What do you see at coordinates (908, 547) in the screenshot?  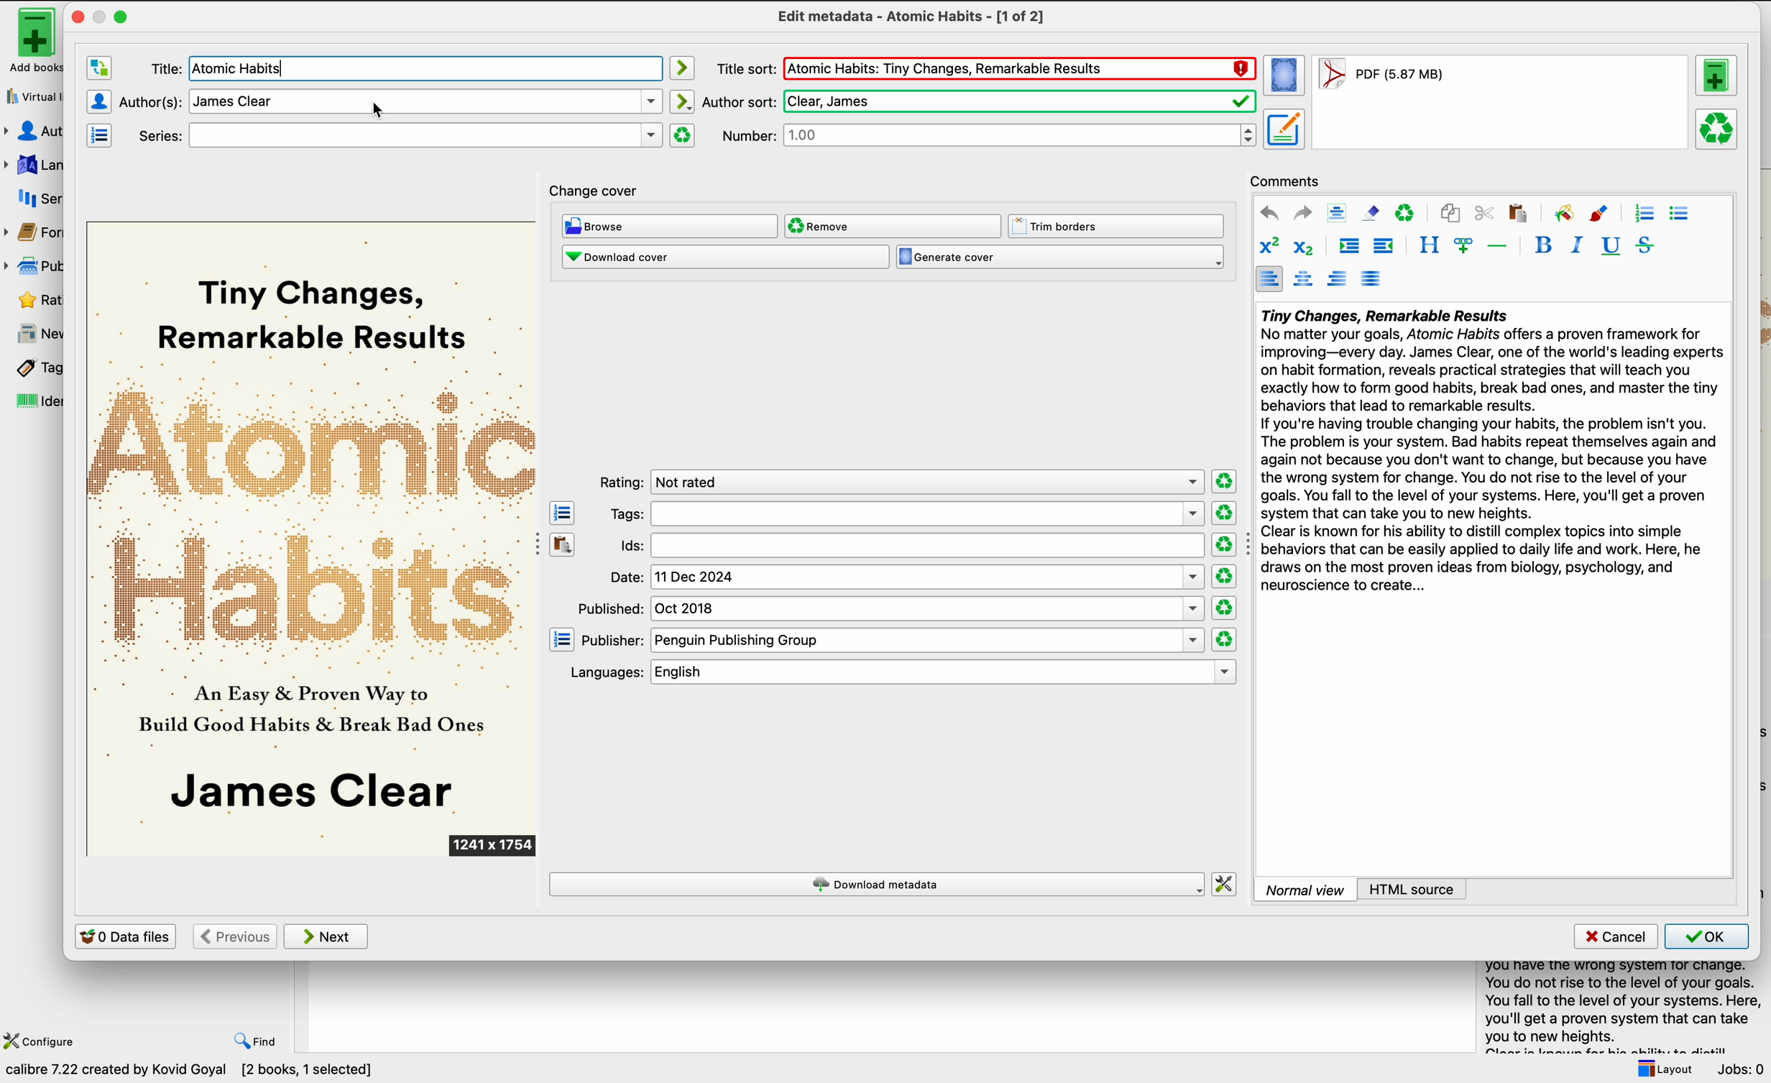 I see `Ids` at bounding box center [908, 547].